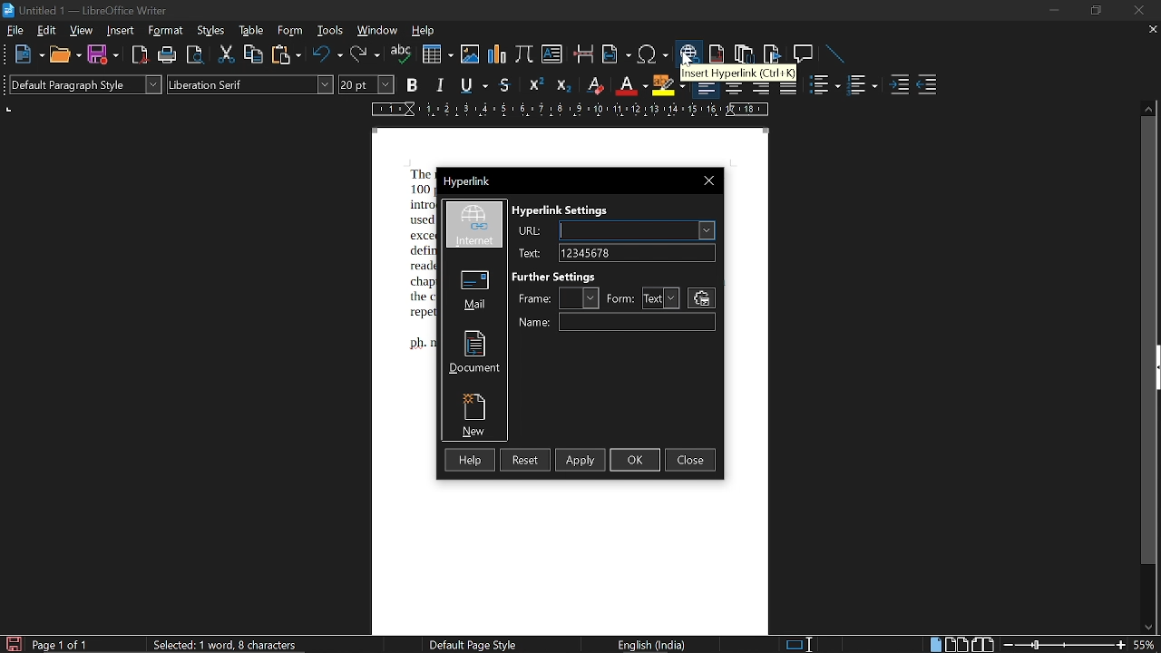  What do you see at coordinates (705, 86) in the screenshot?
I see `align left` at bounding box center [705, 86].